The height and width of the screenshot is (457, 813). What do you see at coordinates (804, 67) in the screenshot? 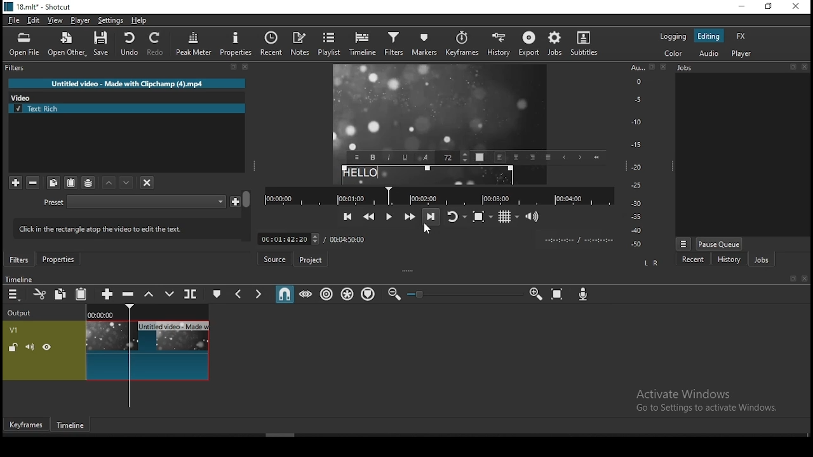
I see `Close` at bounding box center [804, 67].